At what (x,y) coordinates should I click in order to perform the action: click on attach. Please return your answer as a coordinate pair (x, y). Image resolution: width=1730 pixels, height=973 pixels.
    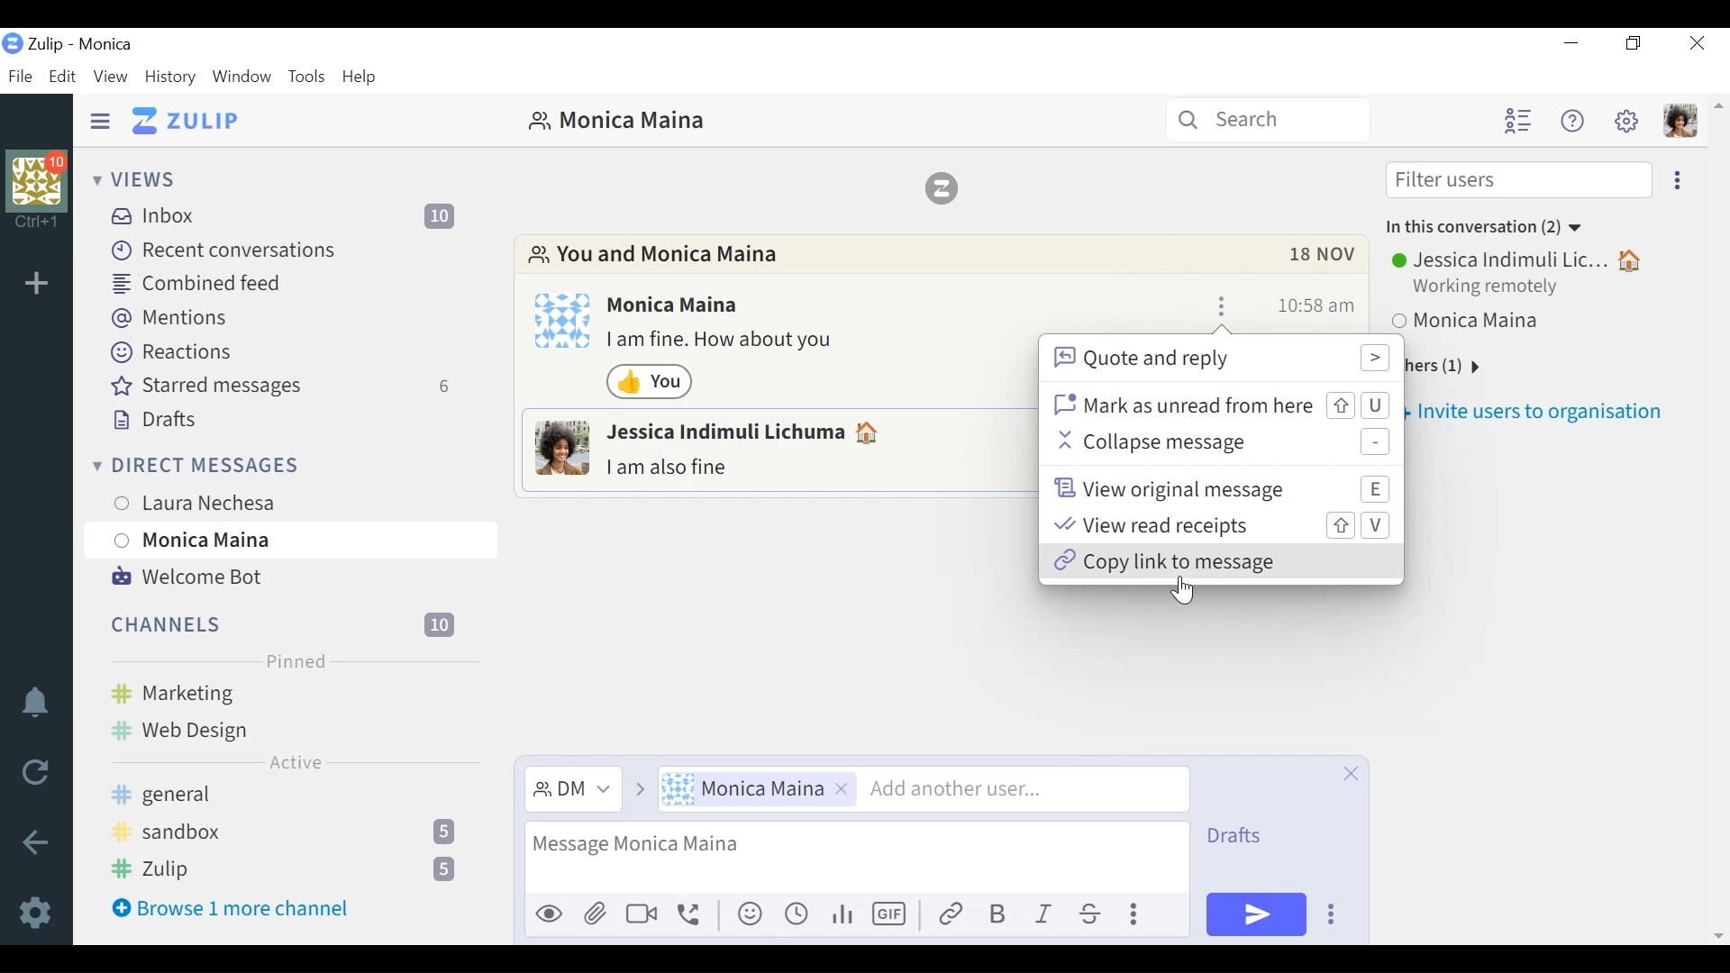
    Looking at the image, I should click on (596, 915).